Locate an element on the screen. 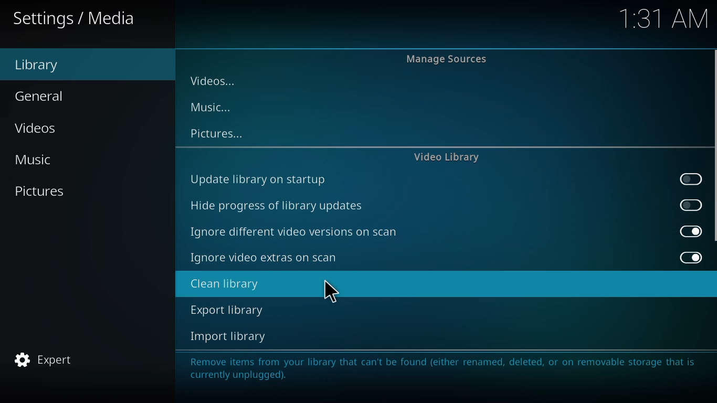 The height and width of the screenshot is (403, 717). update library on startup is located at coordinates (261, 178).